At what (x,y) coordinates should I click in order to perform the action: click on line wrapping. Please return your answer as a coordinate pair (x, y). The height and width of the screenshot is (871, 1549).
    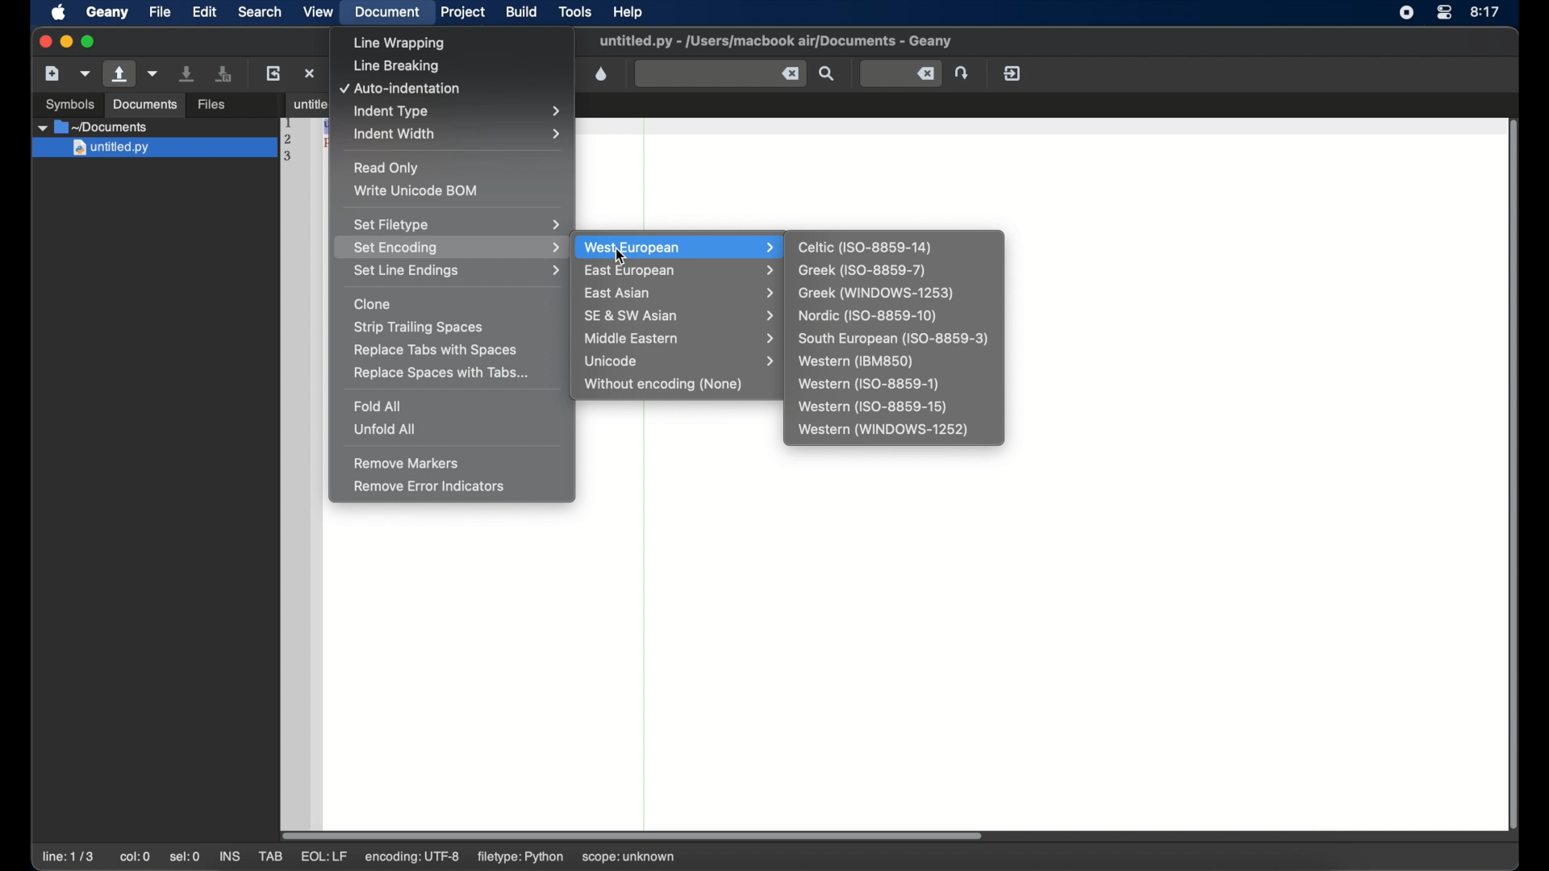
    Looking at the image, I should click on (401, 44).